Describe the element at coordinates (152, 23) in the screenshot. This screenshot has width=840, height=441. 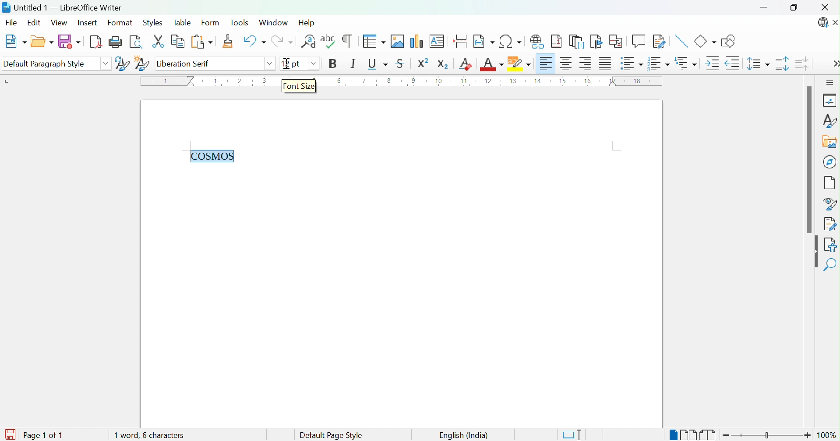
I see `Styles` at that location.